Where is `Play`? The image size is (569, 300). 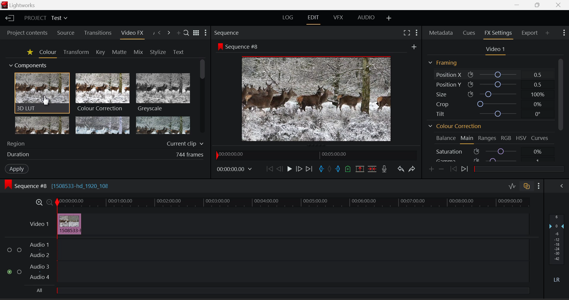 Play is located at coordinates (289, 169).